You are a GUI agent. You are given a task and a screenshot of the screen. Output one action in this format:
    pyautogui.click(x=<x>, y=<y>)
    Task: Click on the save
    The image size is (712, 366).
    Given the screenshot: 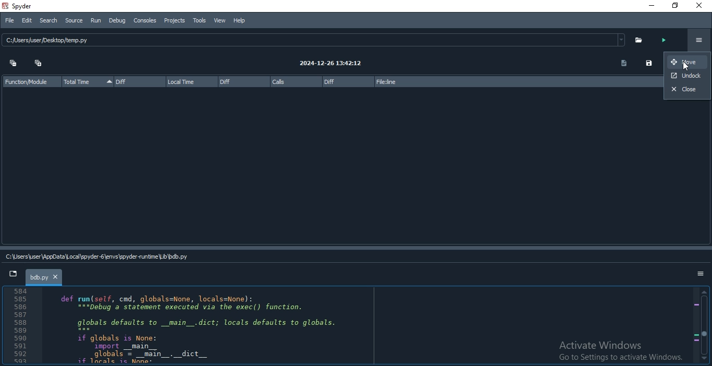 What is the action you would take?
    pyautogui.click(x=648, y=63)
    